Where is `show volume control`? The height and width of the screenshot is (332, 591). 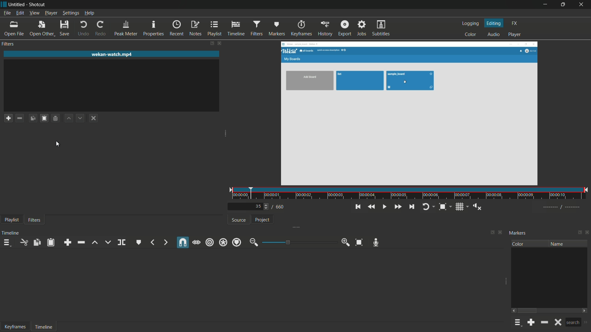 show volume control is located at coordinates (477, 206).